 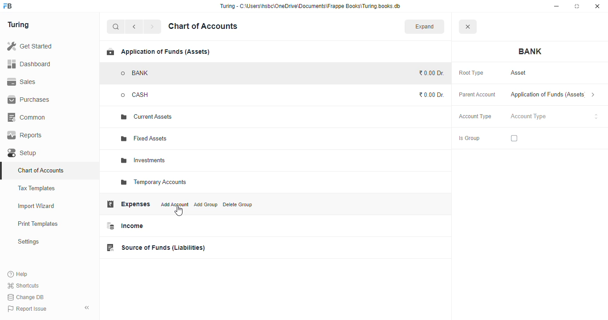 I want to click on ₹0.00 Dr., so click(x=431, y=73).